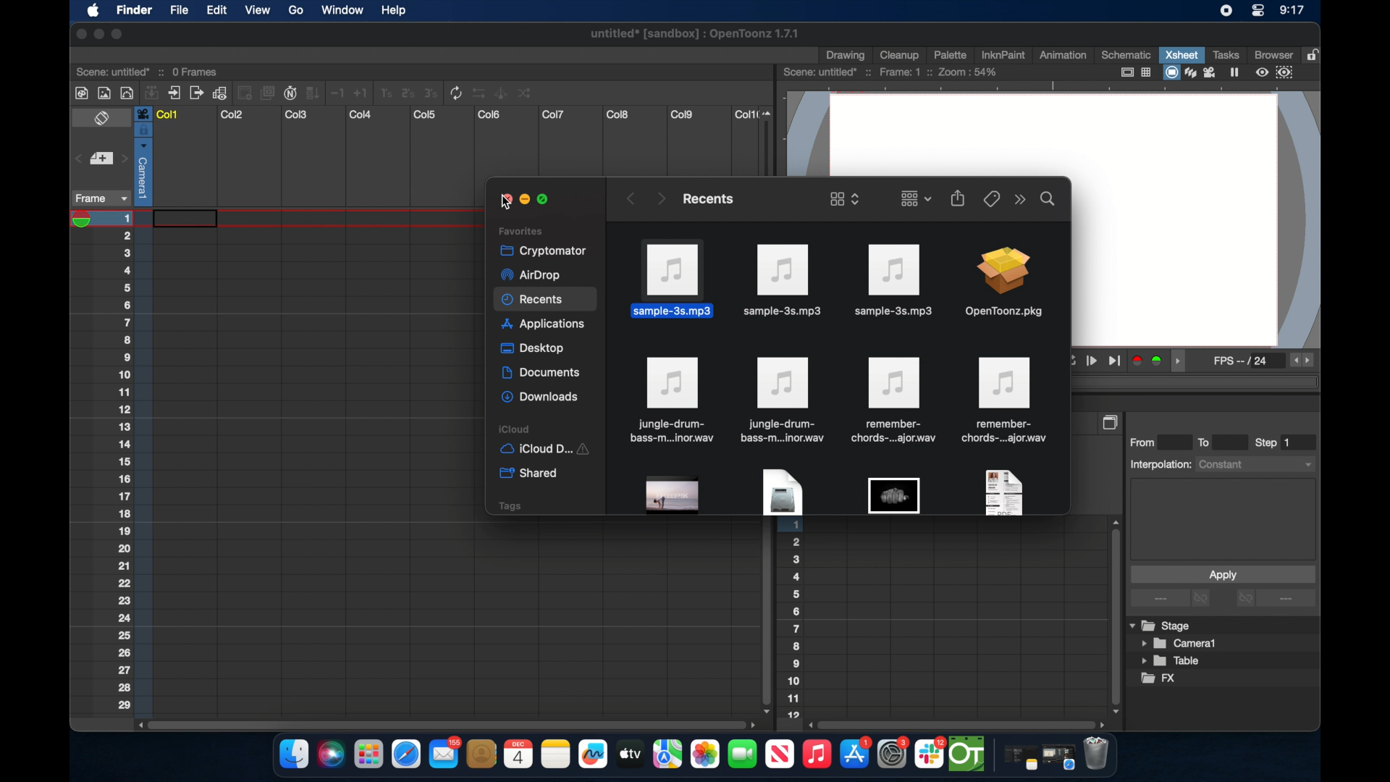 This screenshot has width=1390, height=782. I want to click on cleanup, so click(900, 54).